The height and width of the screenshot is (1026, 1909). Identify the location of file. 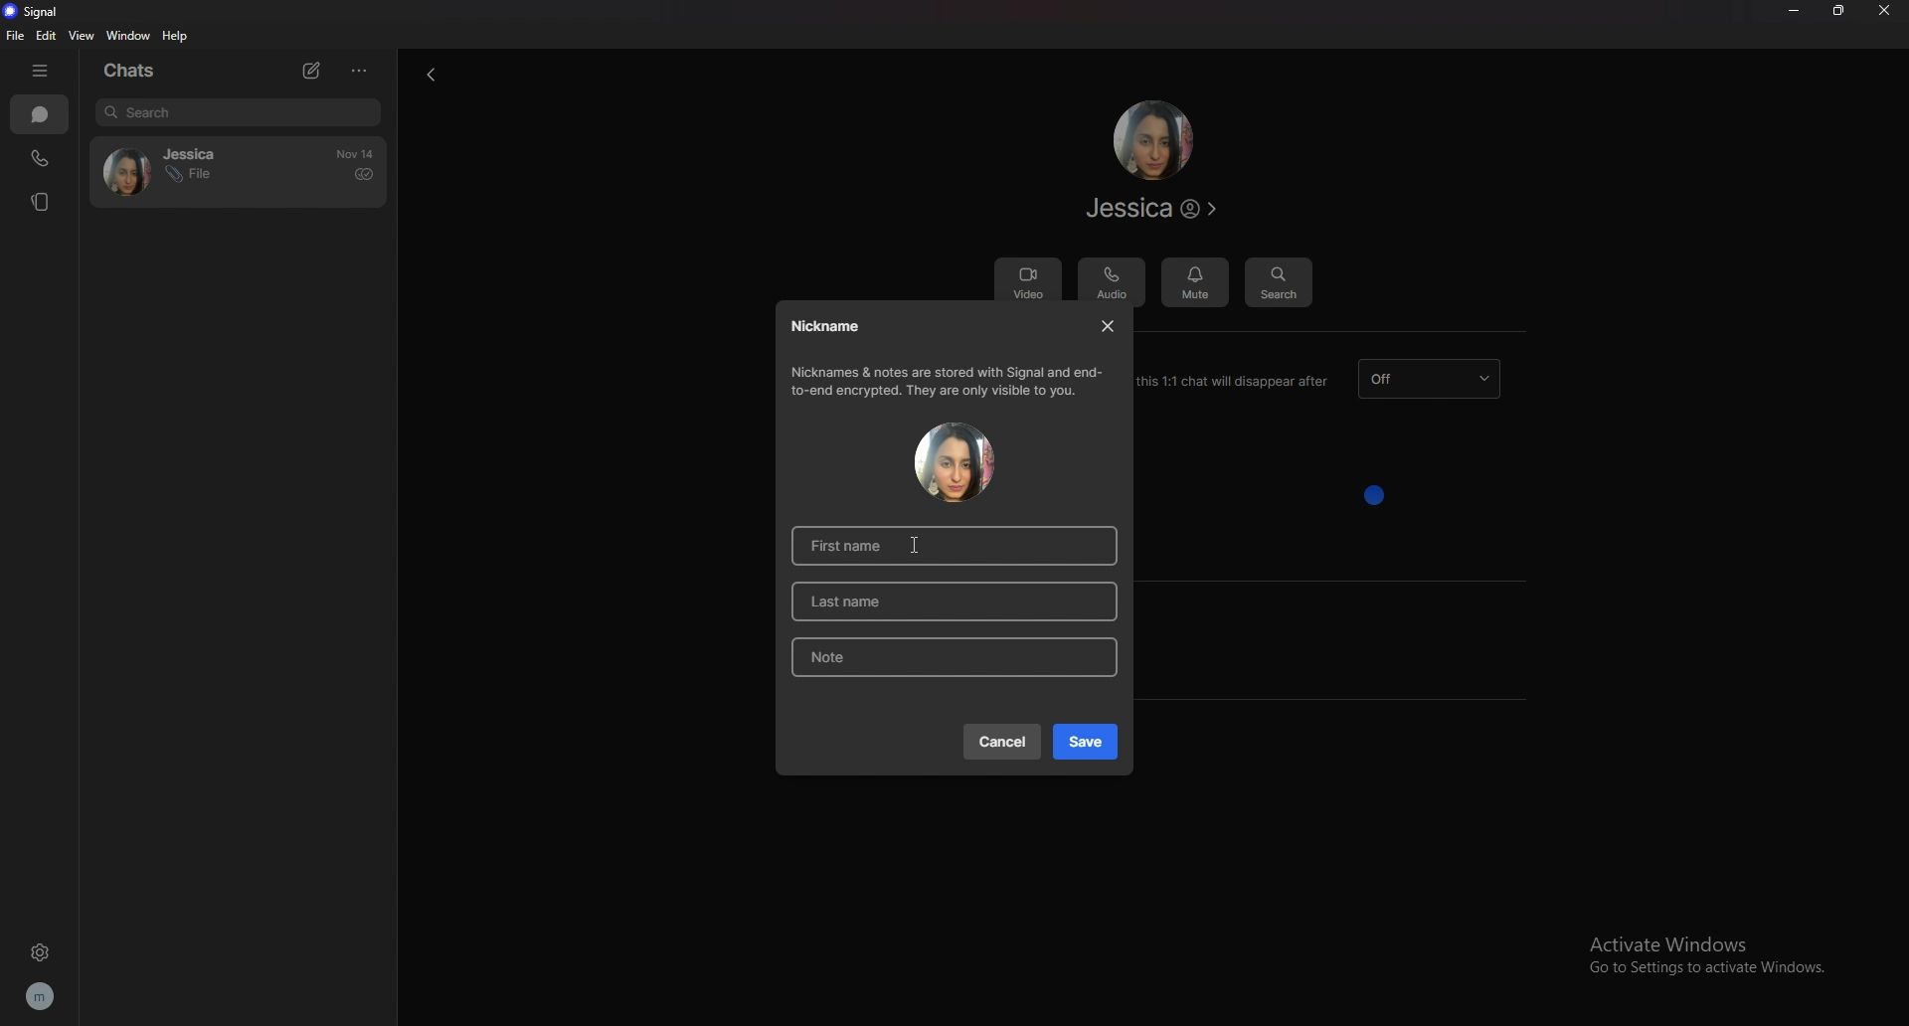
(17, 35).